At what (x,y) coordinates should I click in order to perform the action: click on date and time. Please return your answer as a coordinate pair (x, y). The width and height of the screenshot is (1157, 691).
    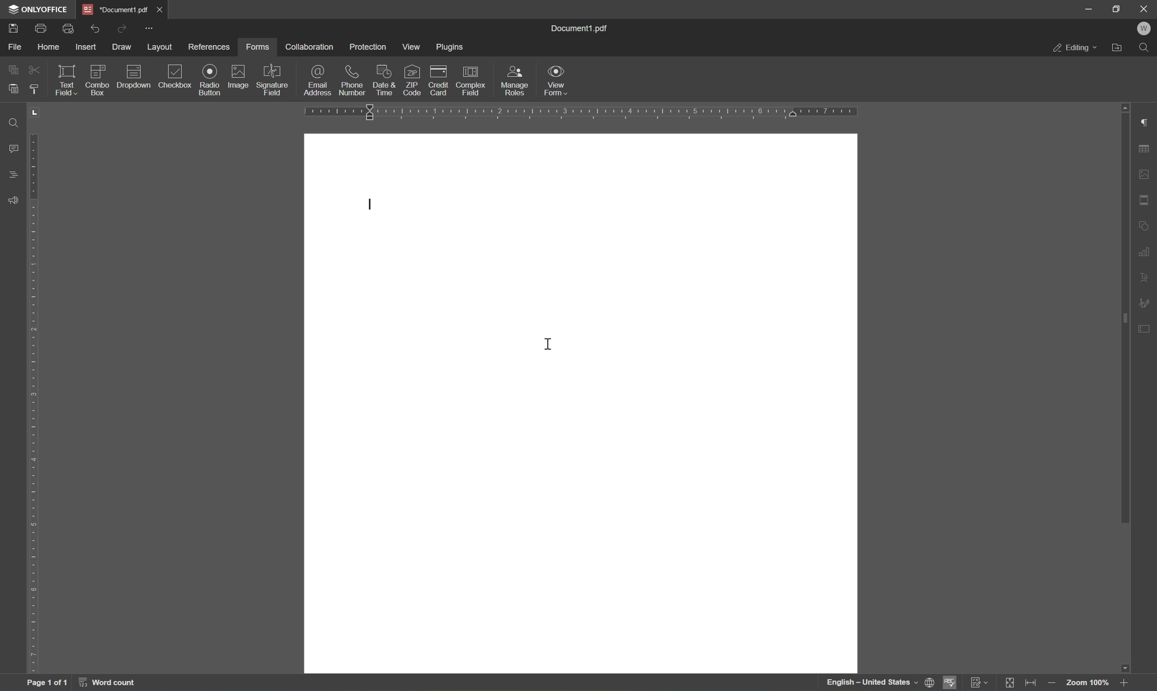
    Looking at the image, I should click on (386, 80).